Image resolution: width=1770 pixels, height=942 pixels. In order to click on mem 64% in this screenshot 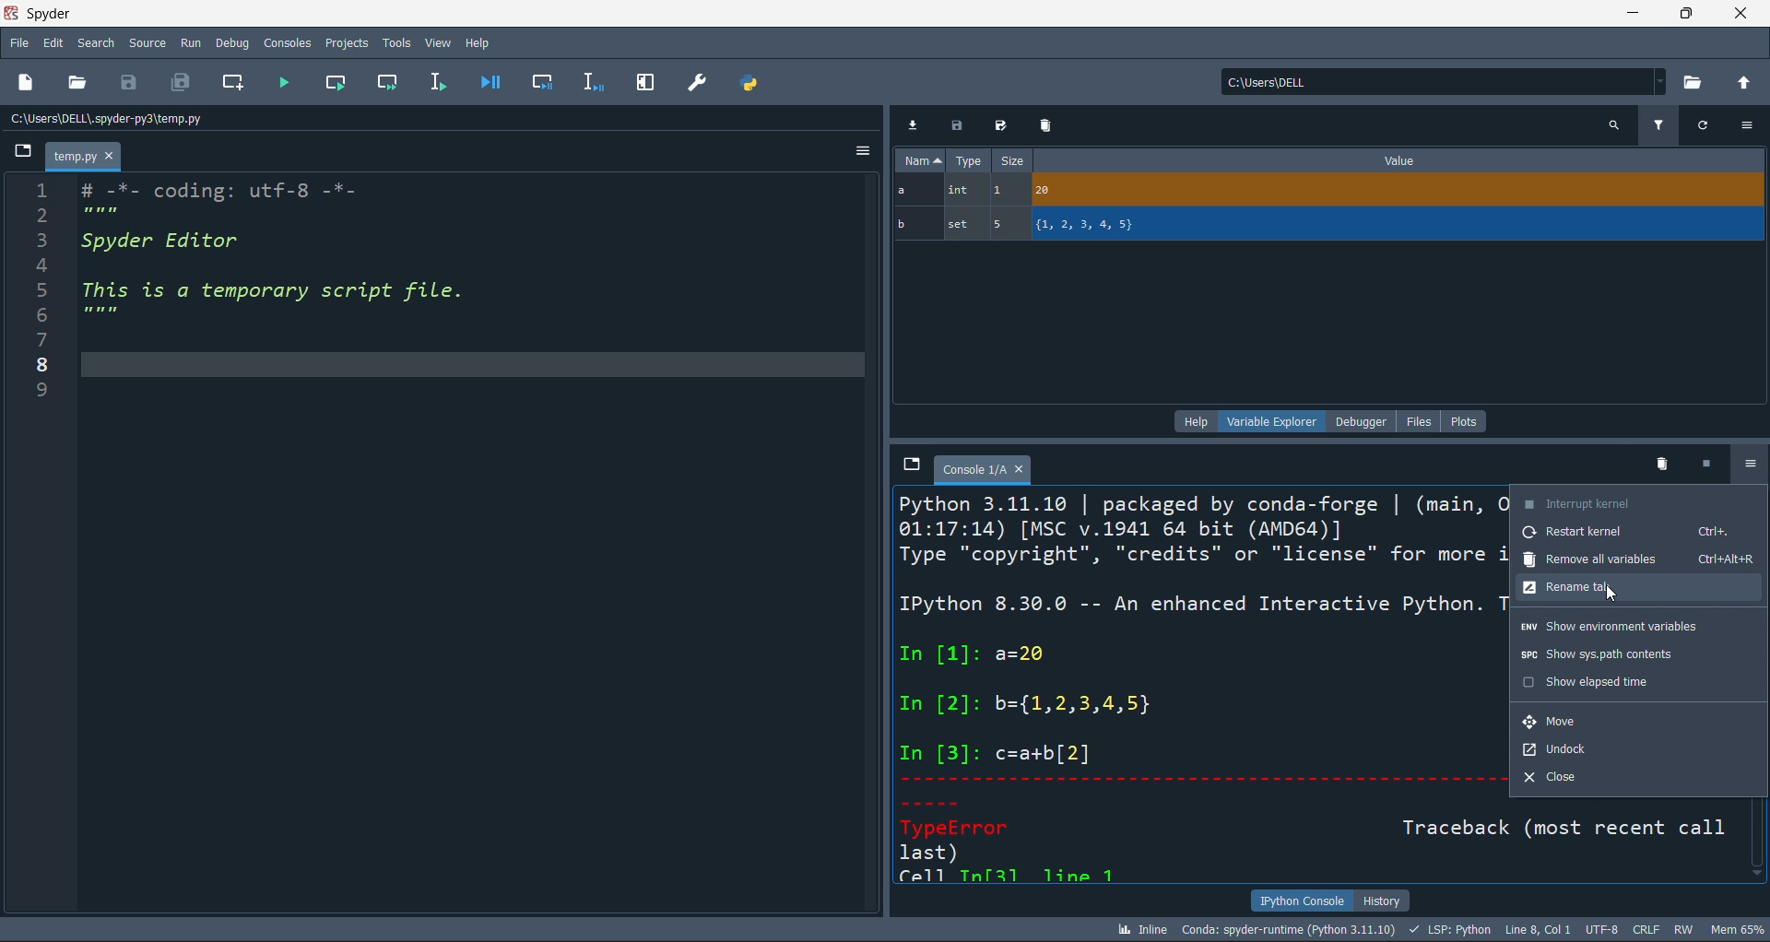, I will do `click(1735, 928)`.